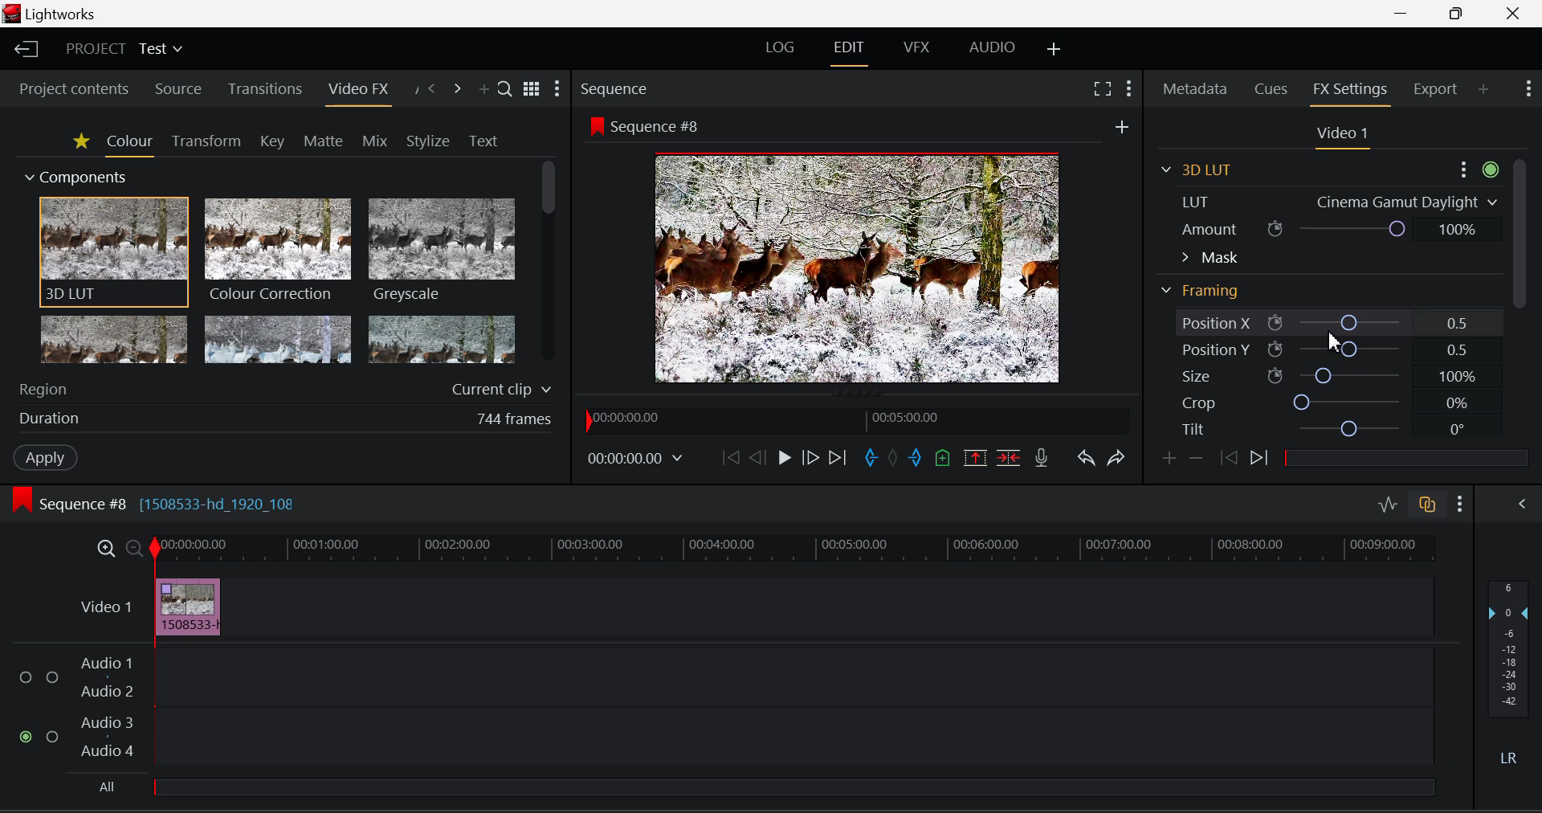 This screenshot has width=1542, height=813. I want to click on LOG Layout, so click(781, 52).